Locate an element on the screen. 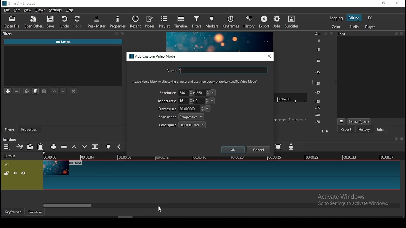 Image resolution: width=406 pixels, height=228 pixels. (Leave Name blank to skip saving a preset and Use a temporary or Project-specific Video Mode) is located at coordinates (196, 81).